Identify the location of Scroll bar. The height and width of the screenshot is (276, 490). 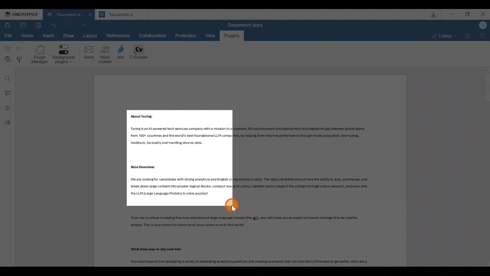
(484, 168).